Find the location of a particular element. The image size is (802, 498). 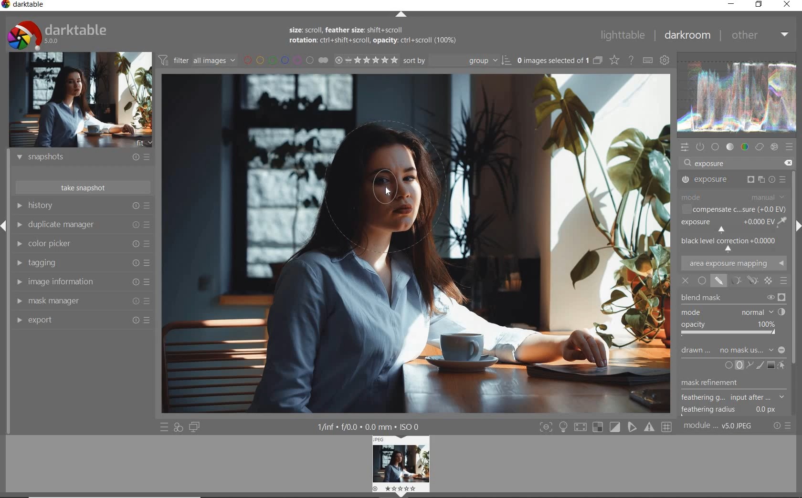

ADD GRADIENT is located at coordinates (771, 365).